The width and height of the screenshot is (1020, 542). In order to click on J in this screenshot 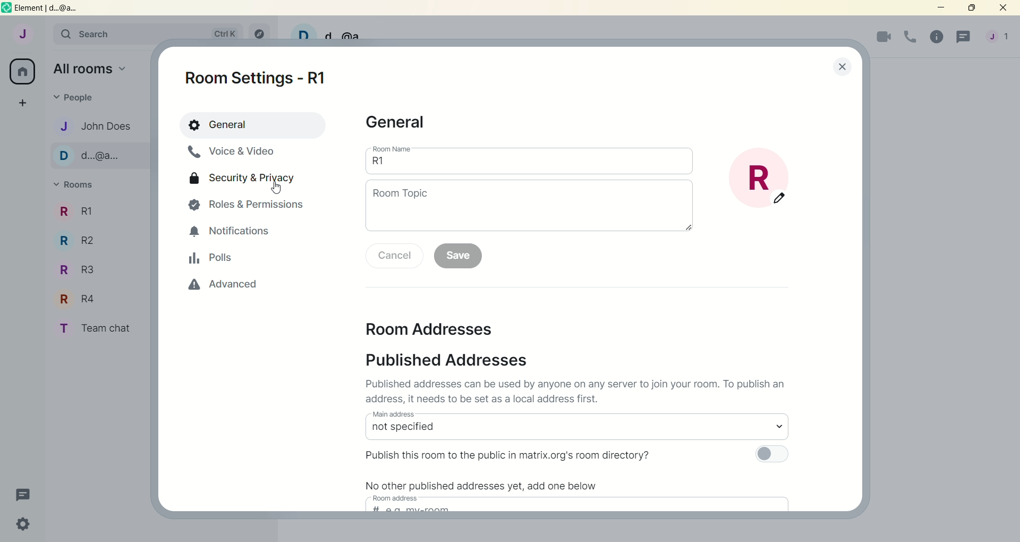, I will do `click(21, 33)`.